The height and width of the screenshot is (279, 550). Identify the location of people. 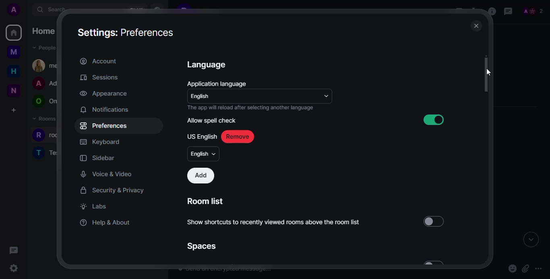
(532, 10).